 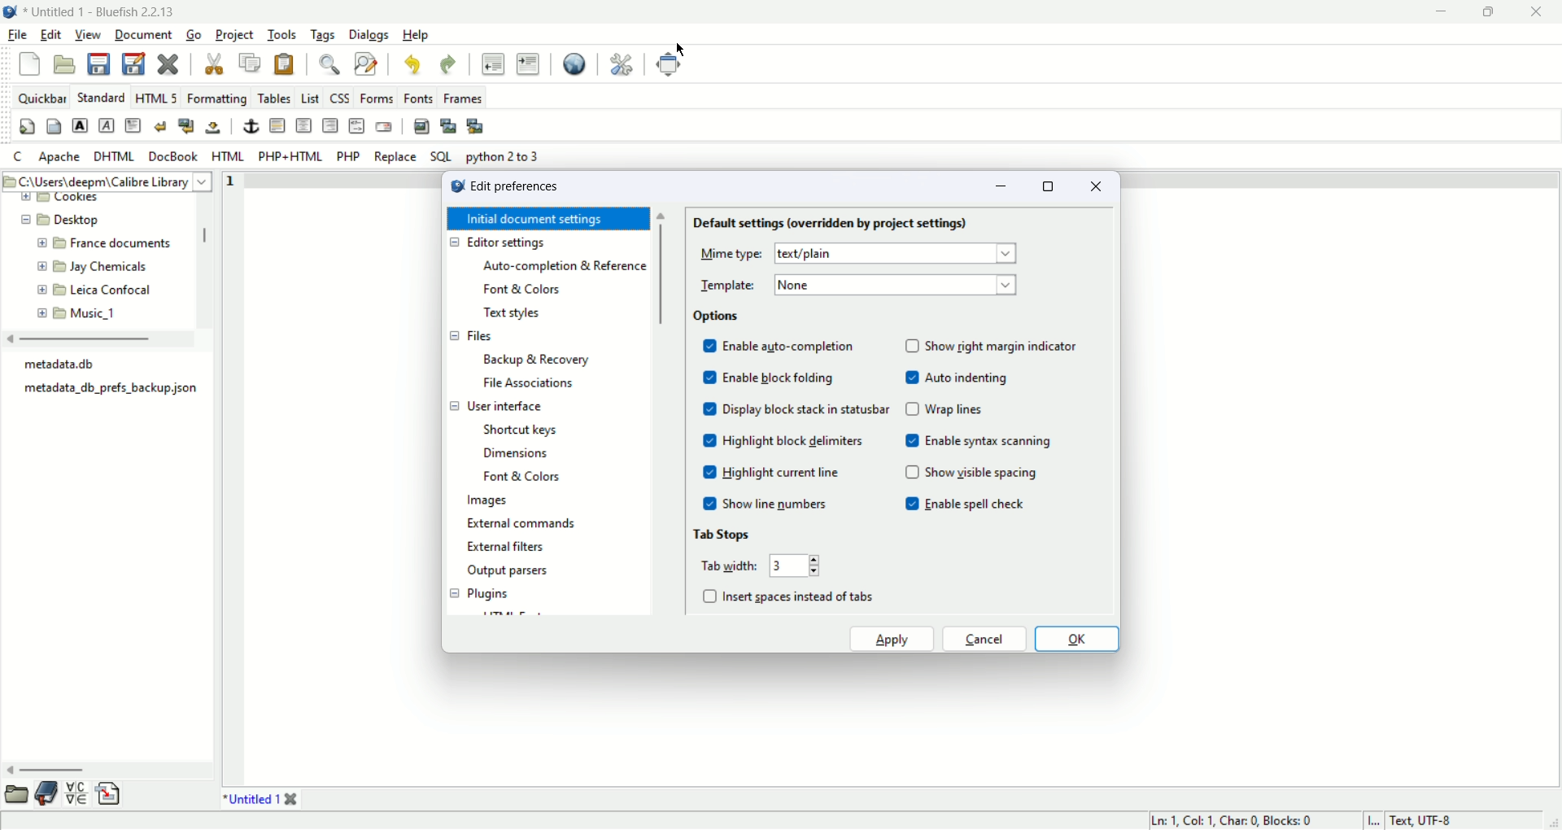 I want to click on break, so click(x=160, y=125).